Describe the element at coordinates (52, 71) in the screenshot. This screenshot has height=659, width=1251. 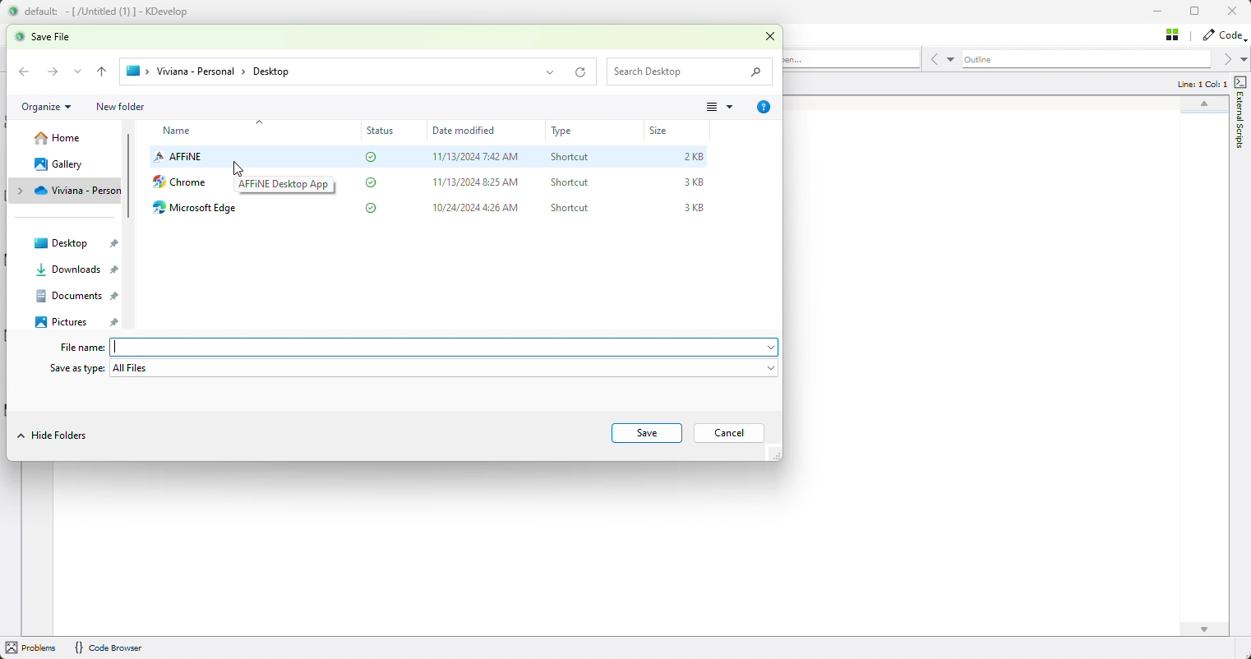
I see `Forward ` at that location.